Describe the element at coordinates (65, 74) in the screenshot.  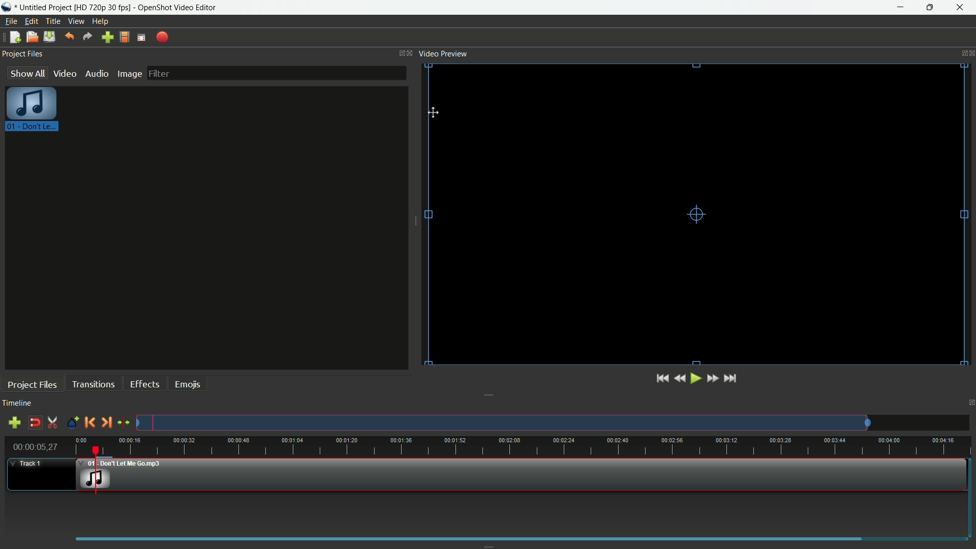
I see `video` at that location.